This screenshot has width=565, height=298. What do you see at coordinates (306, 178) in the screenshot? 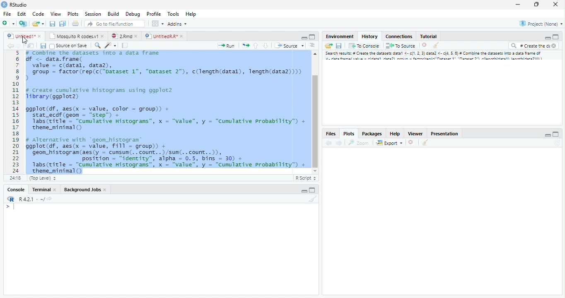
I see `R Script` at bounding box center [306, 178].